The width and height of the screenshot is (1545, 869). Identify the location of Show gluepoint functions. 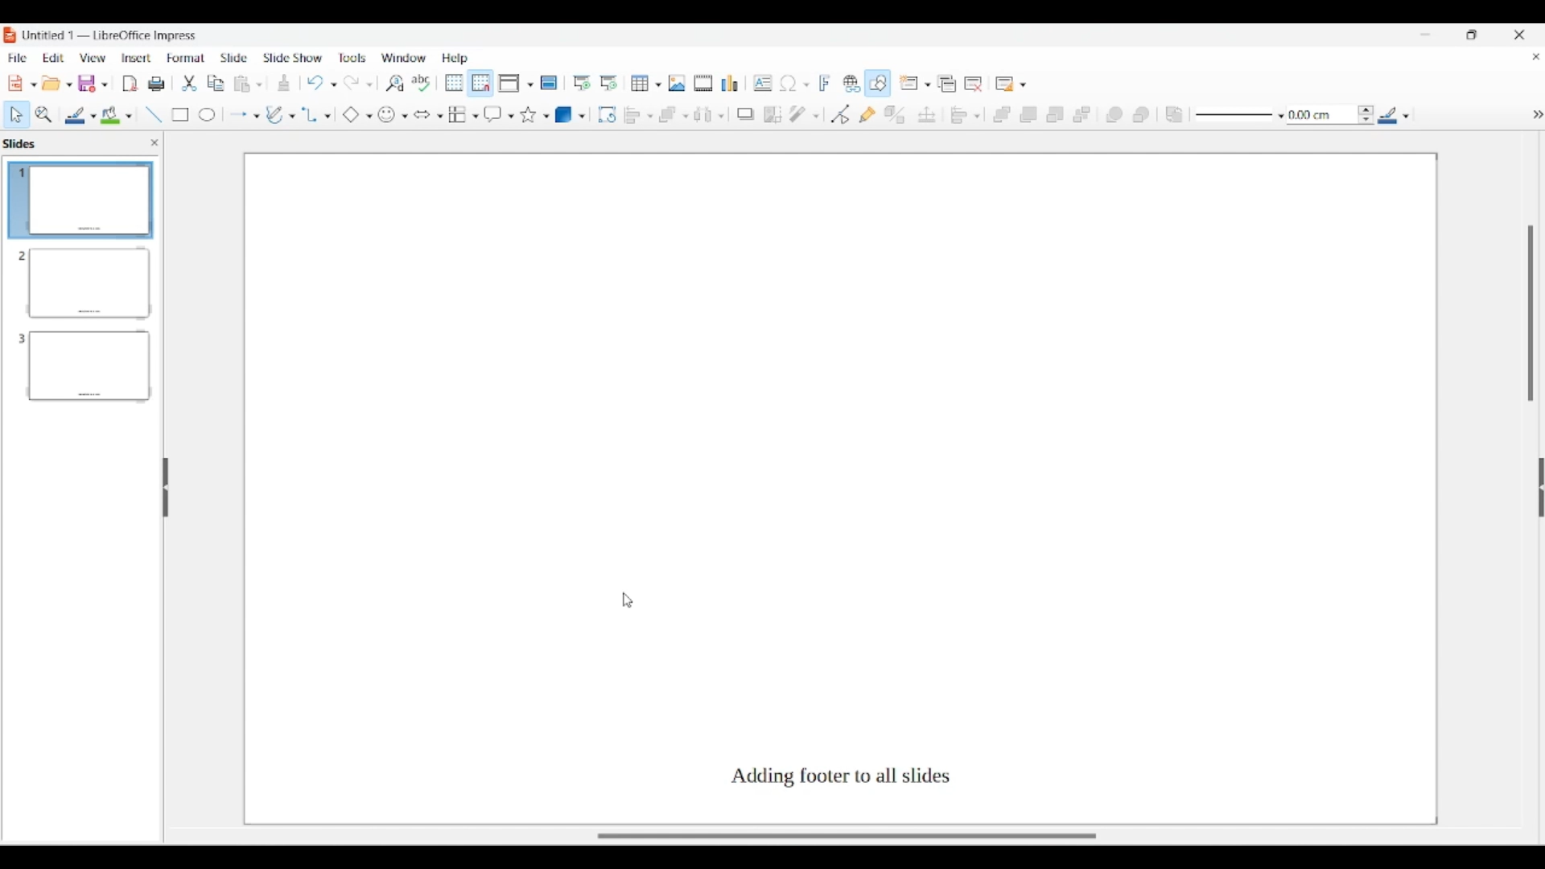
(867, 114).